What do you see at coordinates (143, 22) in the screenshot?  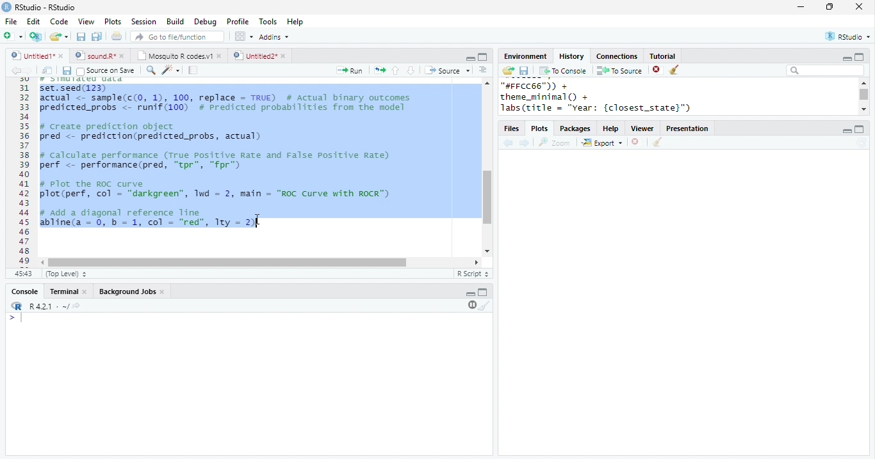 I see `Session` at bounding box center [143, 22].